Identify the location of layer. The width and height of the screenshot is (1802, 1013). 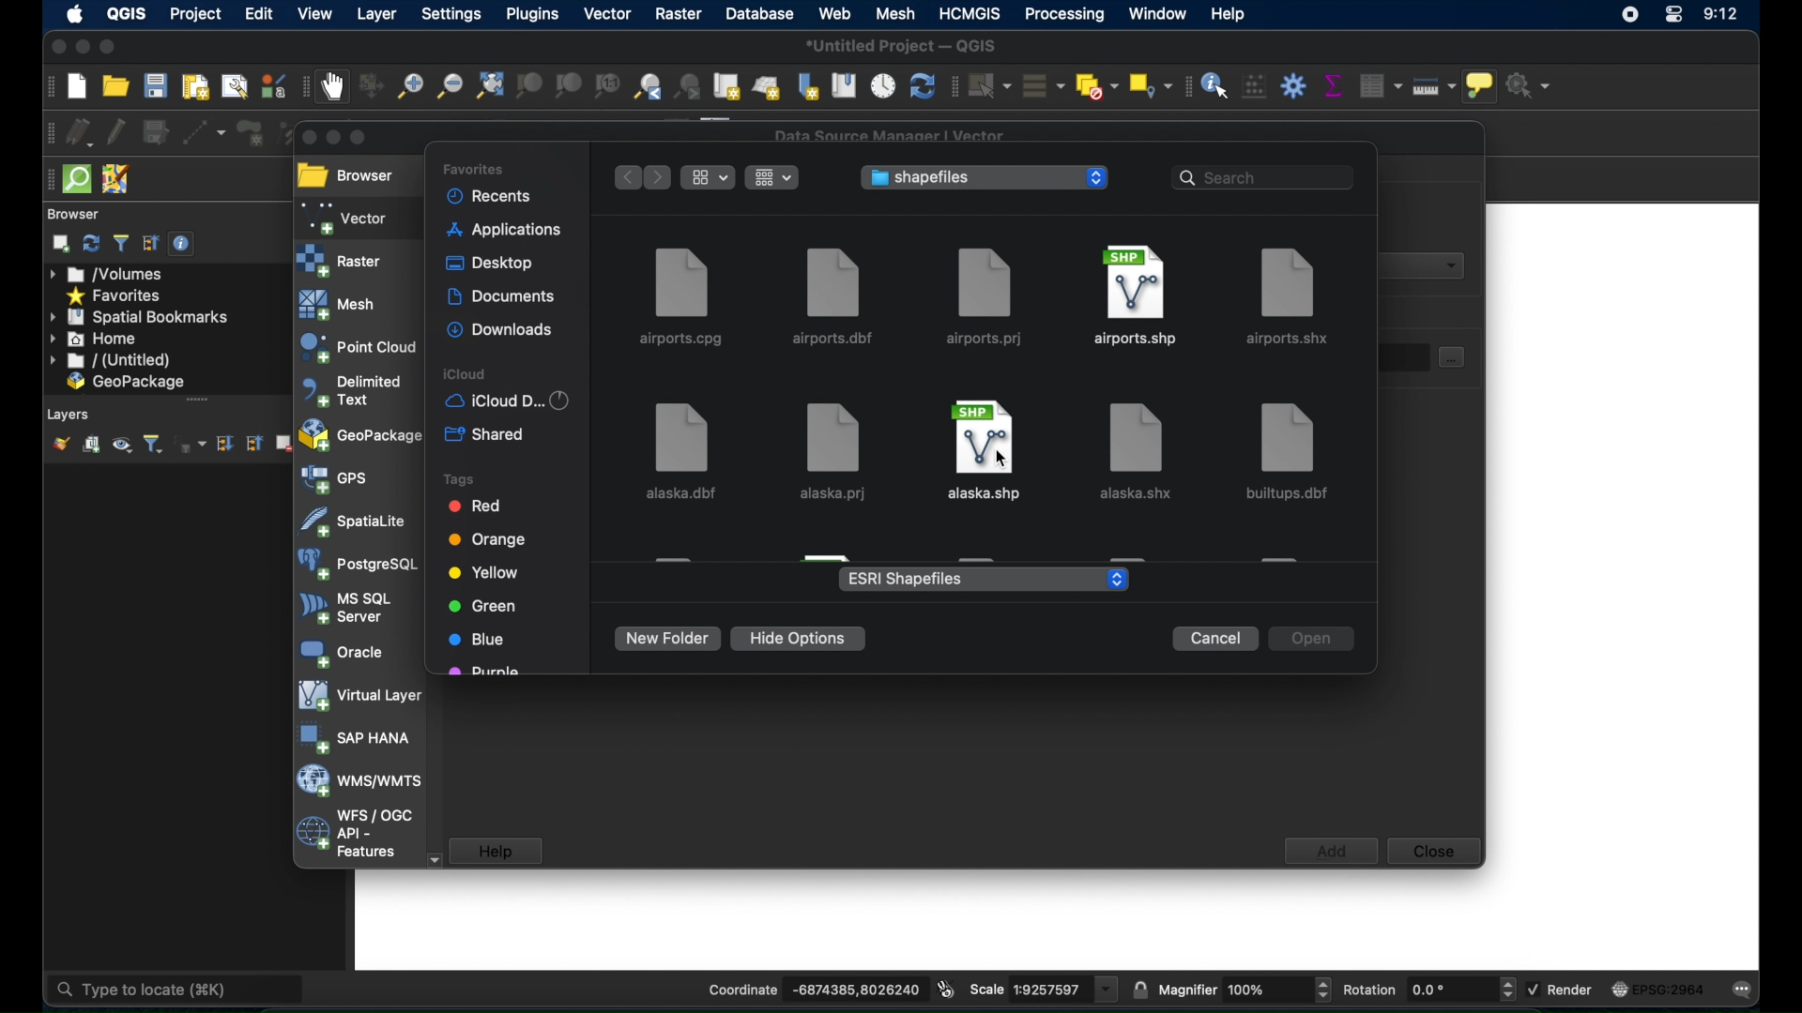
(374, 13).